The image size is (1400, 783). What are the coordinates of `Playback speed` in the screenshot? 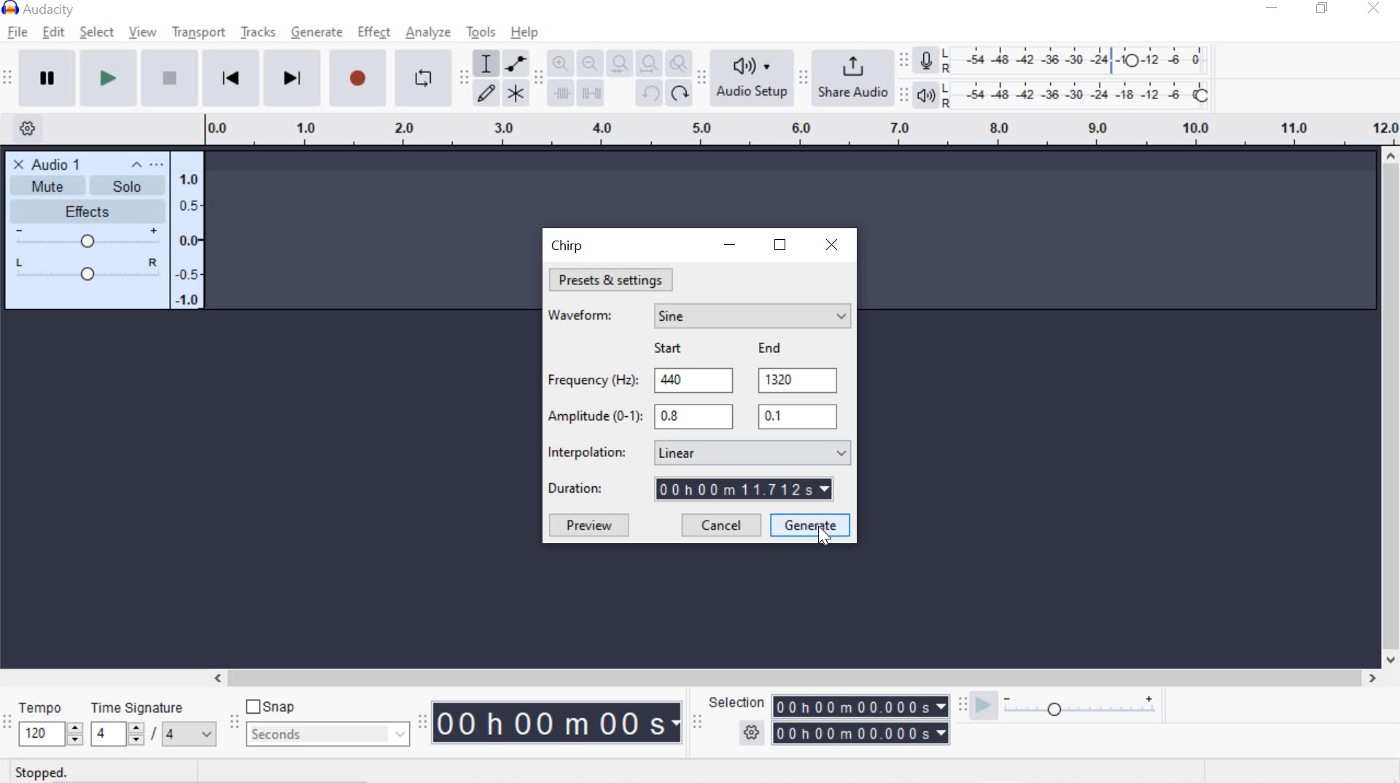 It's located at (1079, 710).